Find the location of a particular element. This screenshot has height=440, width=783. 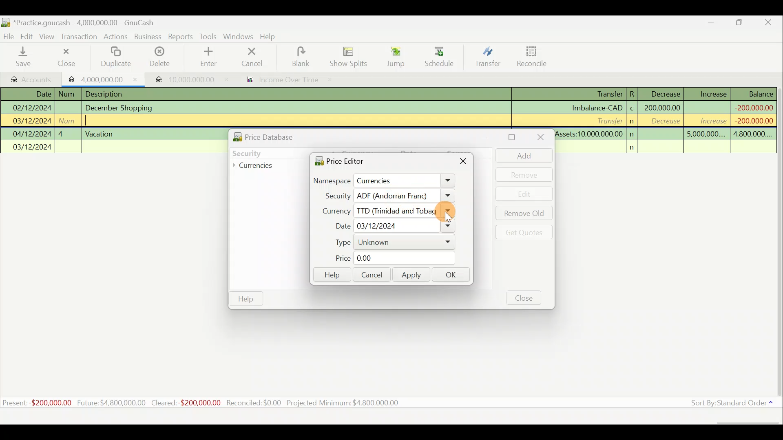

R is located at coordinates (635, 93).